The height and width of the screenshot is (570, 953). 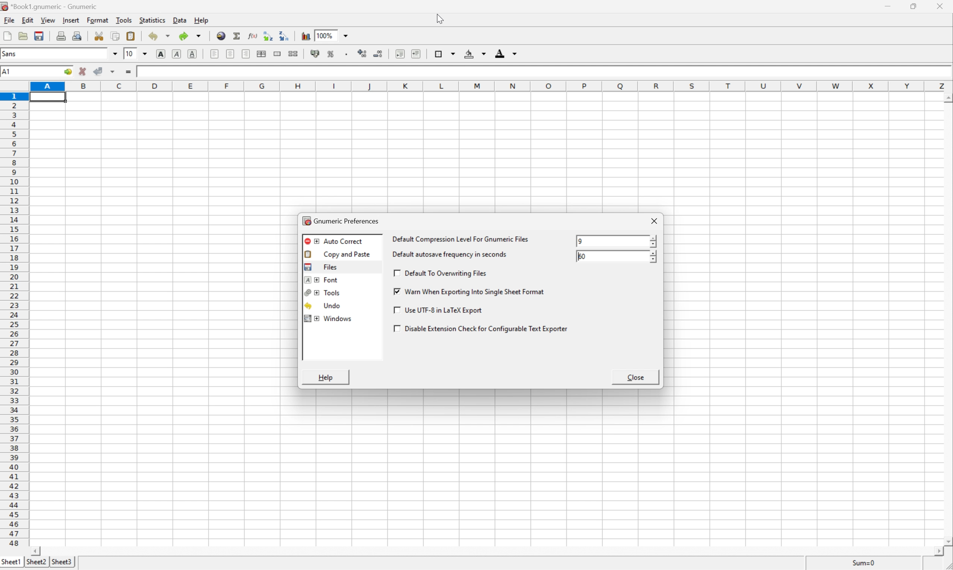 I want to click on sum in current cell, so click(x=237, y=36).